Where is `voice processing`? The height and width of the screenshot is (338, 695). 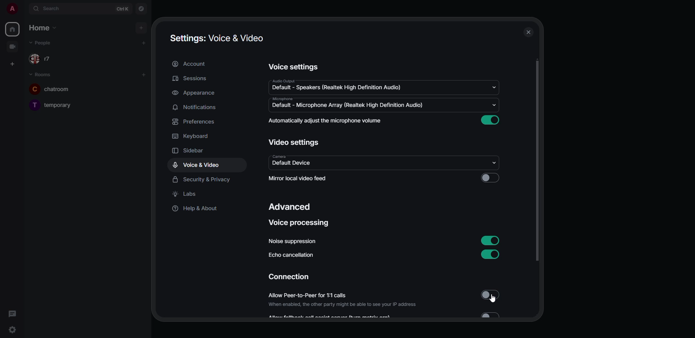 voice processing is located at coordinates (296, 223).